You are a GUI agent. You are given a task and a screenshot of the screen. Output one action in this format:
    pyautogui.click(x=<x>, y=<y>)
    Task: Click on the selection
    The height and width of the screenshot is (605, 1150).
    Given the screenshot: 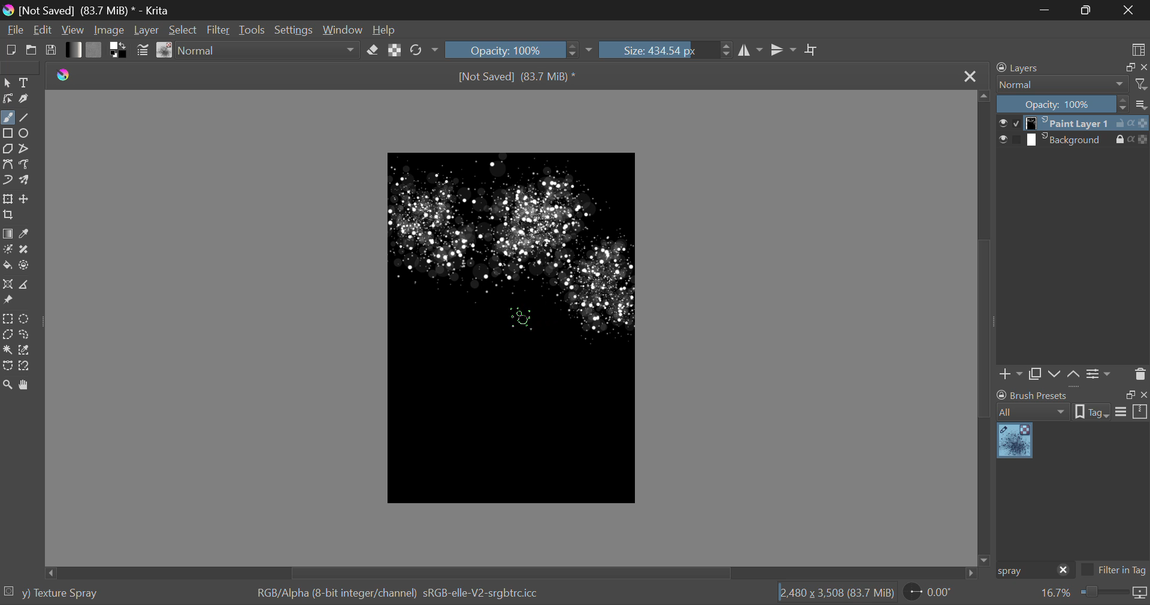 What is the action you would take?
    pyautogui.click(x=10, y=591)
    